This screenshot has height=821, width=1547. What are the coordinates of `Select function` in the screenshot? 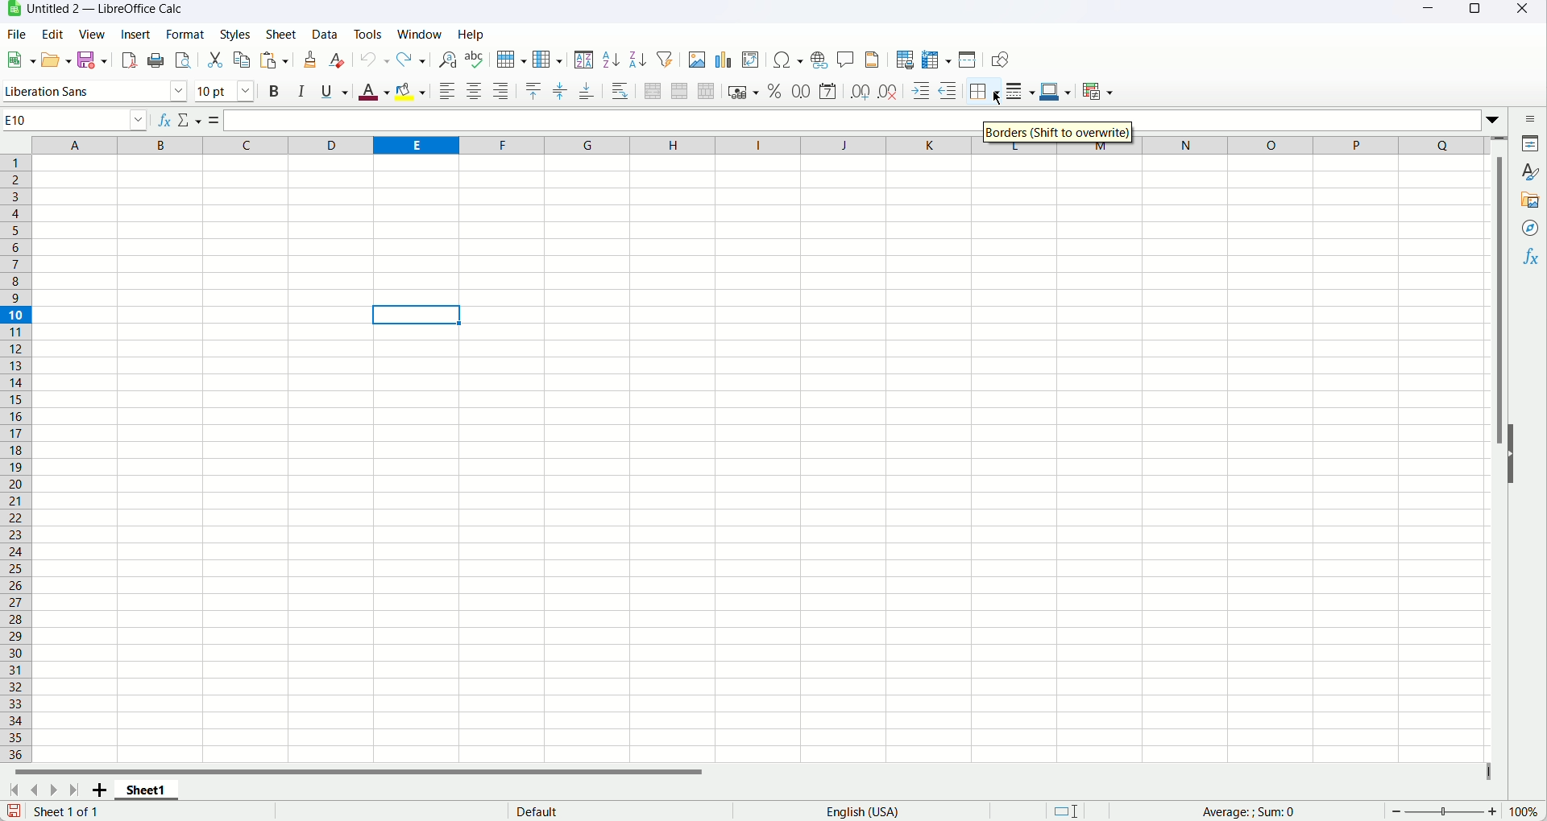 It's located at (191, 119).